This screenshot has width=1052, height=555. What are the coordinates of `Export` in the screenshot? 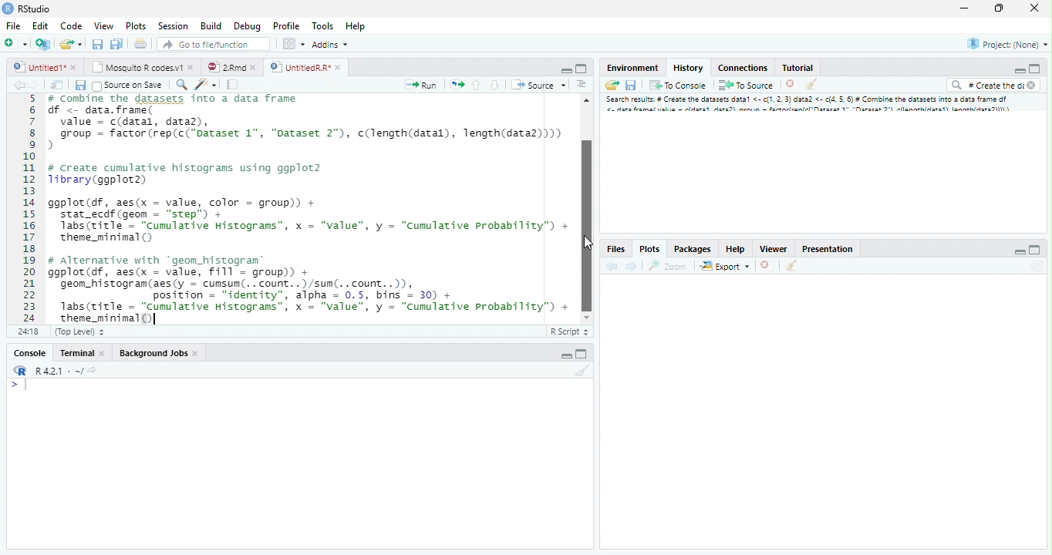 It's located at (725, 266).